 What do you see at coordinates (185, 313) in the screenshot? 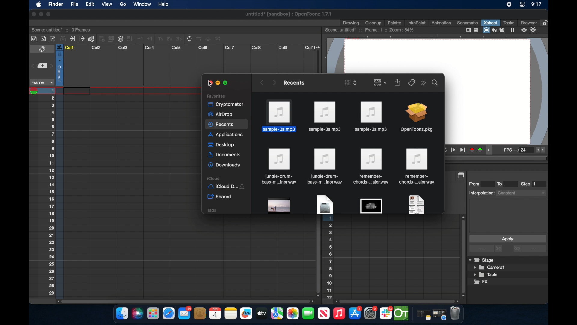
I see `mail` at bounding box center [185, 313].